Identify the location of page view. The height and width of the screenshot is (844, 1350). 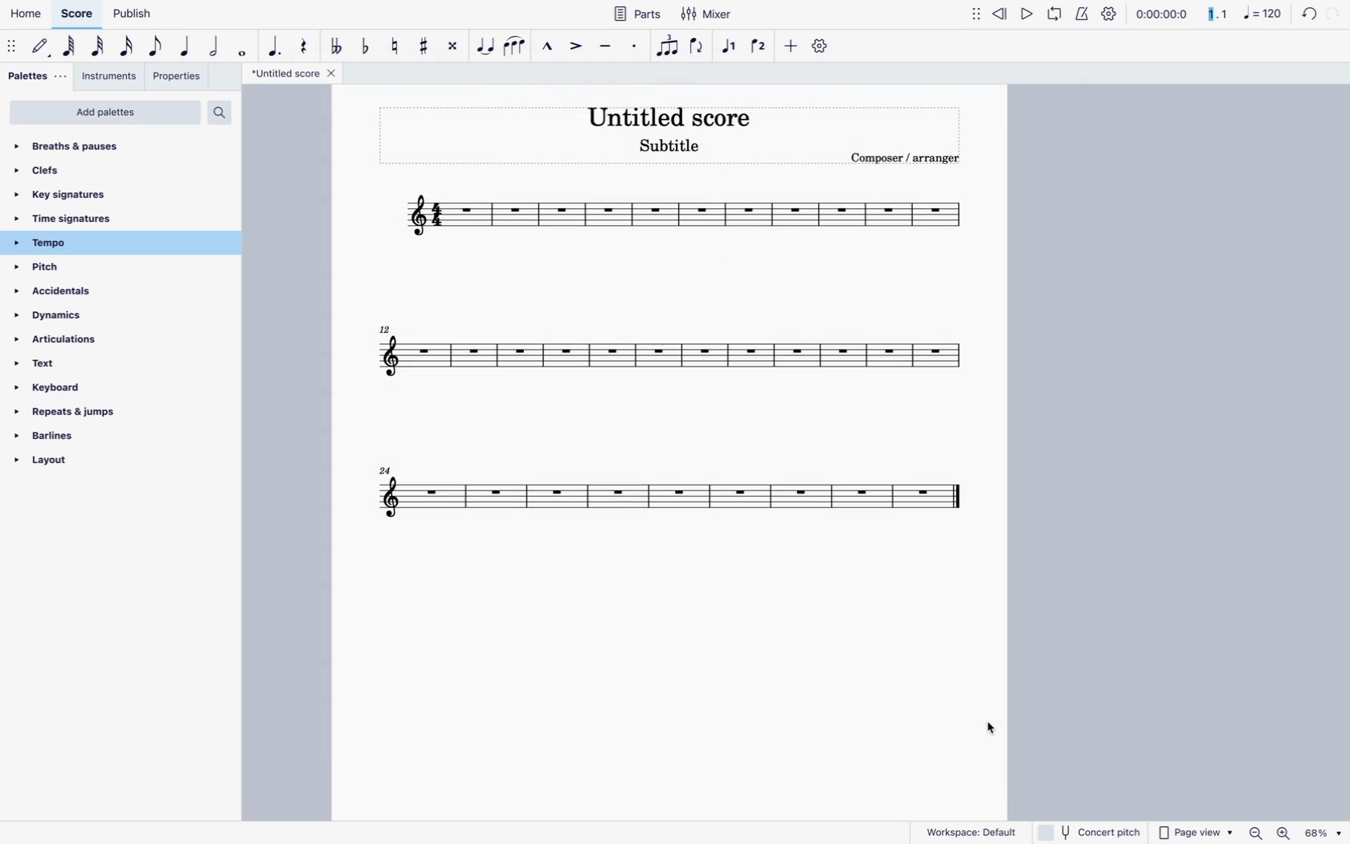
(1195, 832).